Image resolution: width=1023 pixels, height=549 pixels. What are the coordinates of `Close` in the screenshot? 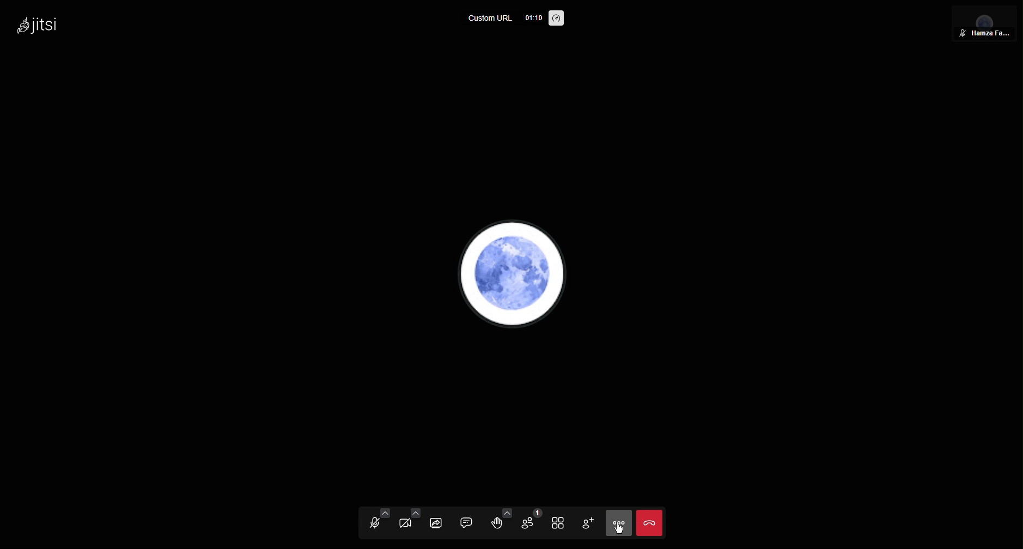 It's located at (650, 523).